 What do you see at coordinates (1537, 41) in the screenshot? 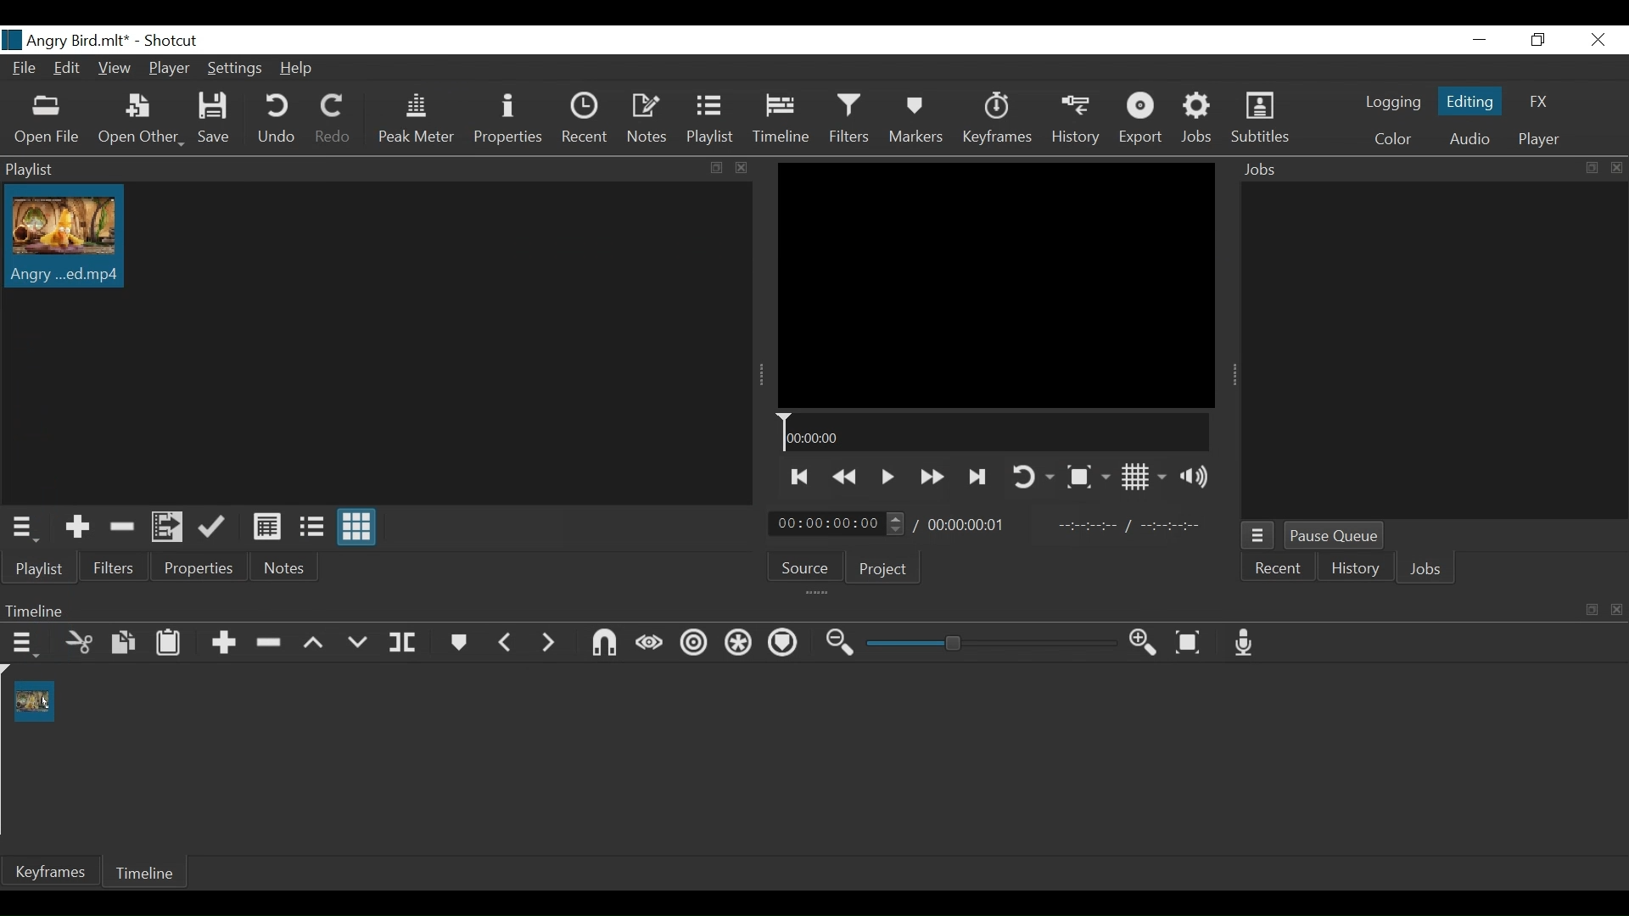
I see `Restore` at bounding box center [1537, 41].